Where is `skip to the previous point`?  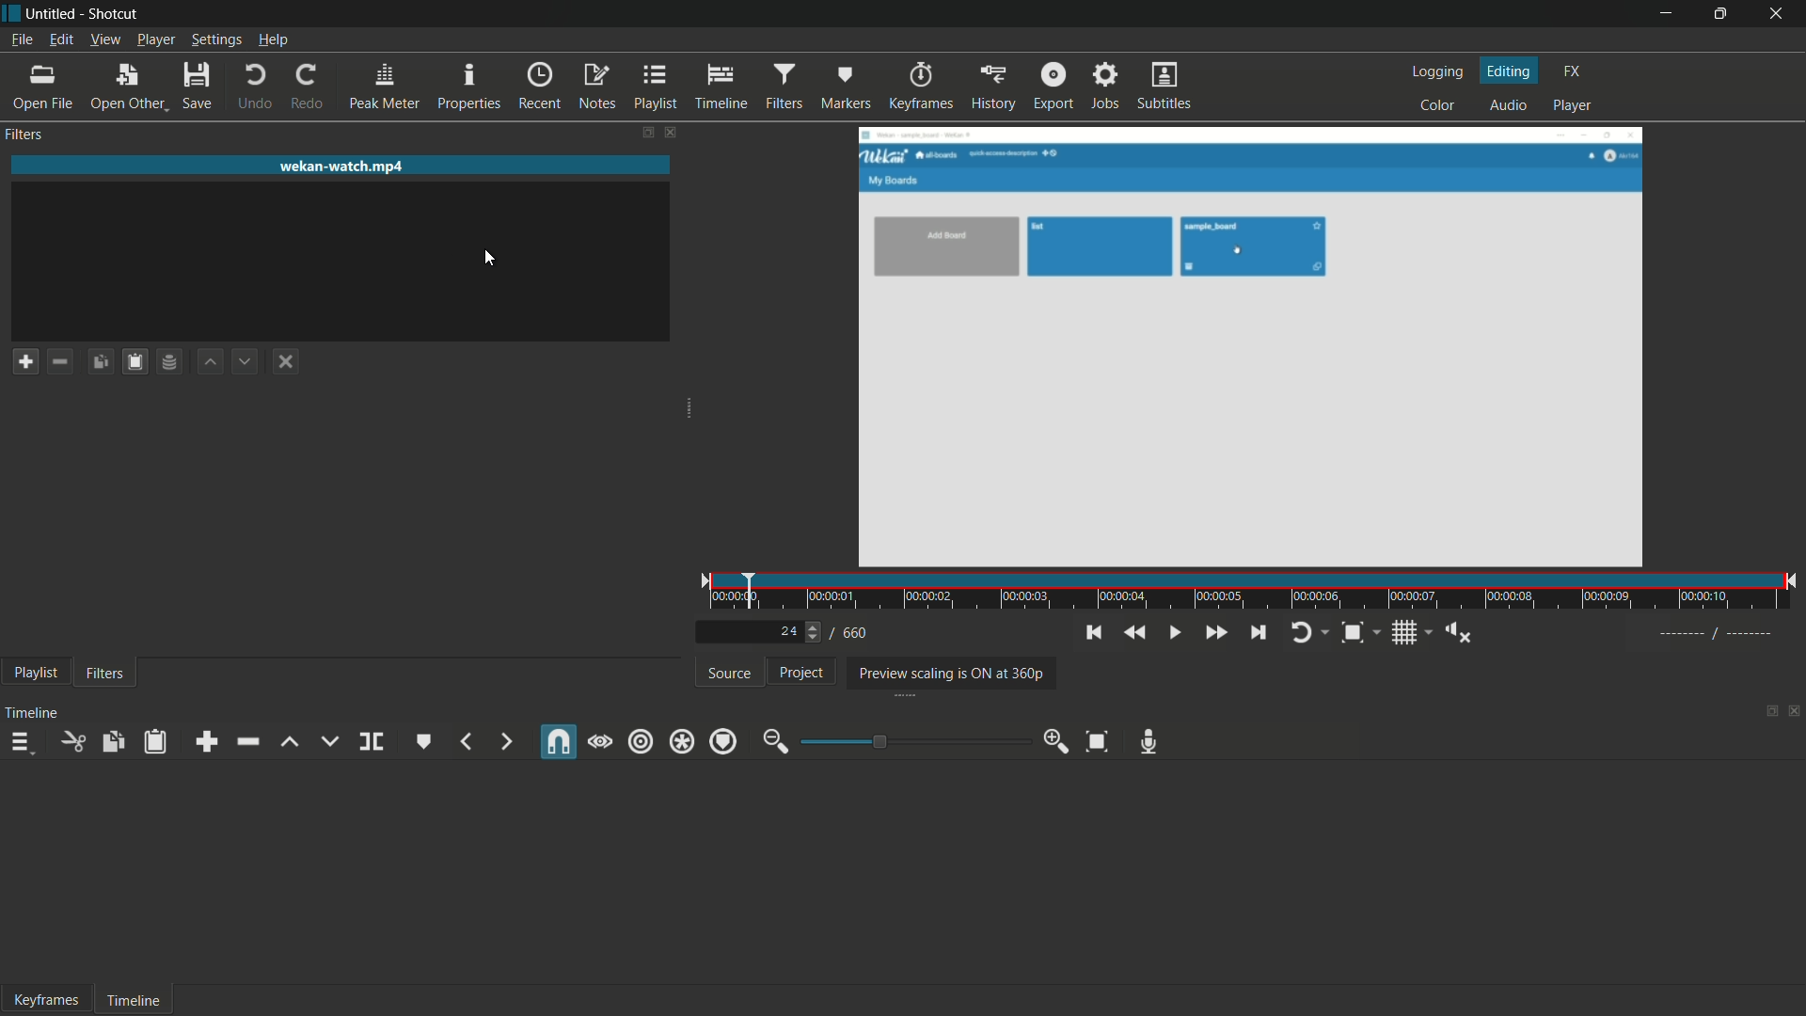 skip to the previous point is located at coordinates (1094, 632).